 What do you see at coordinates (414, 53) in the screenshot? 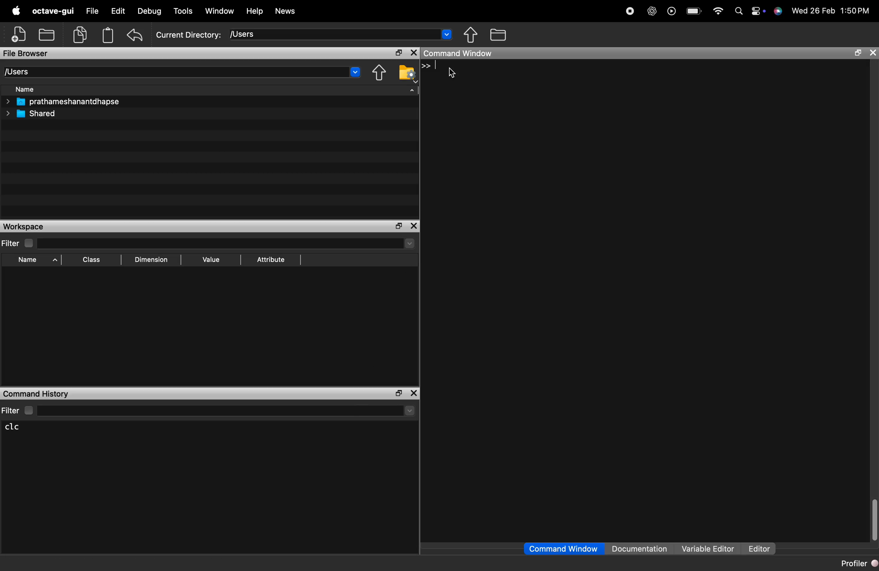
I see `close` at bounding box center [414, 53].